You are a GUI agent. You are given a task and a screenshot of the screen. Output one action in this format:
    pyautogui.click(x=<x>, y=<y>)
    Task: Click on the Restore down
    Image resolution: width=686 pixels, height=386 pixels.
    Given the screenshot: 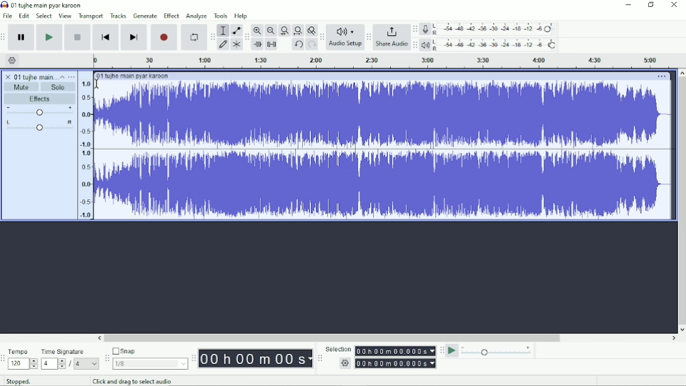 What is the action you would take?
    pyautogui.click(x=651, y=5)
    